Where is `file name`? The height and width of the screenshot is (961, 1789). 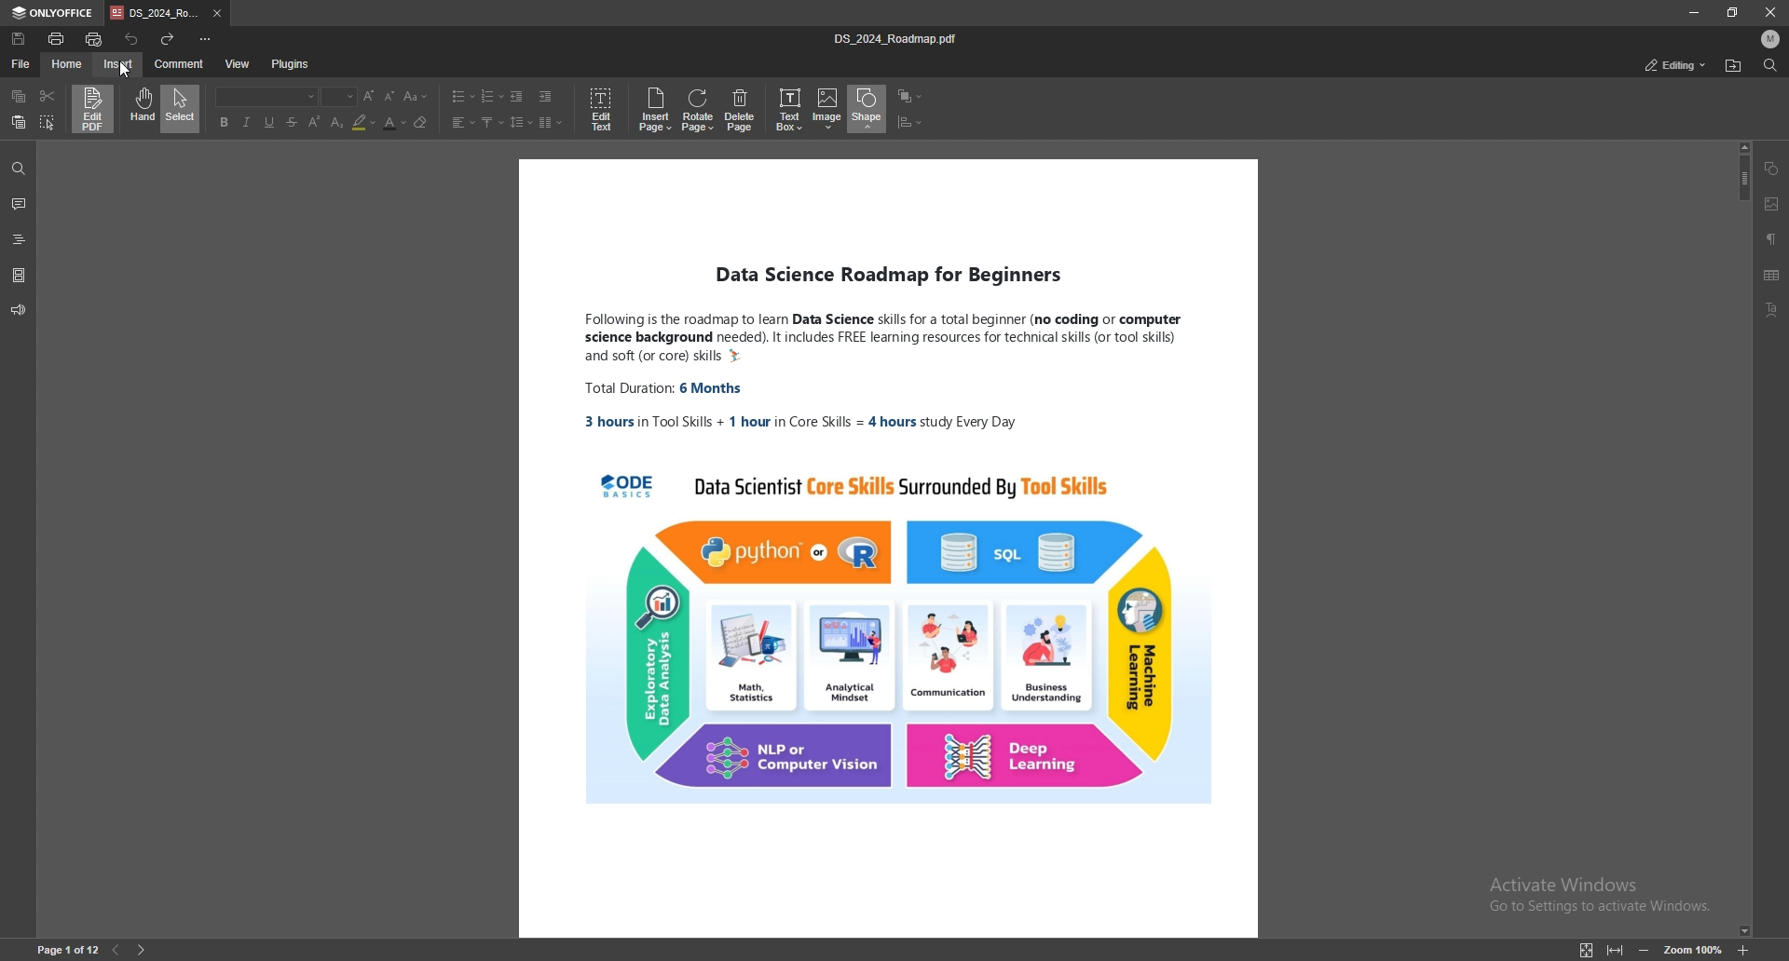 file name is located at coordinates (900, 38).